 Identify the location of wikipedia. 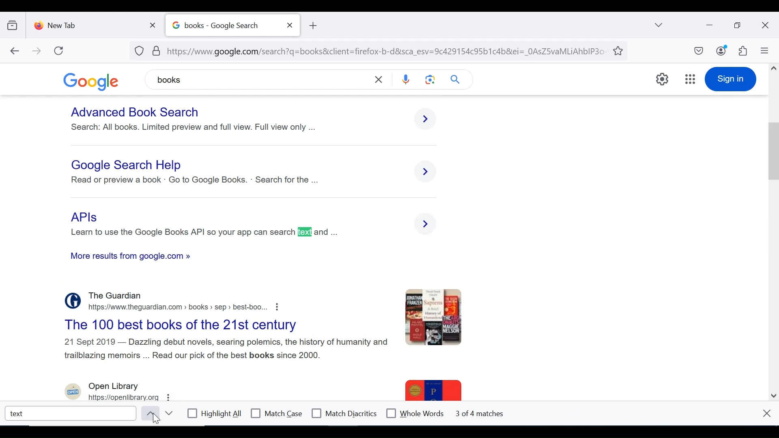
(309, 201).